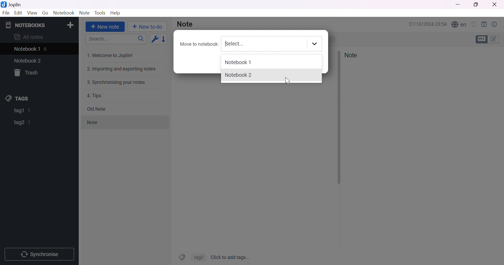  Describe the element at coordinates (198, 257) in the screenshot. I see `tag2` at that location.